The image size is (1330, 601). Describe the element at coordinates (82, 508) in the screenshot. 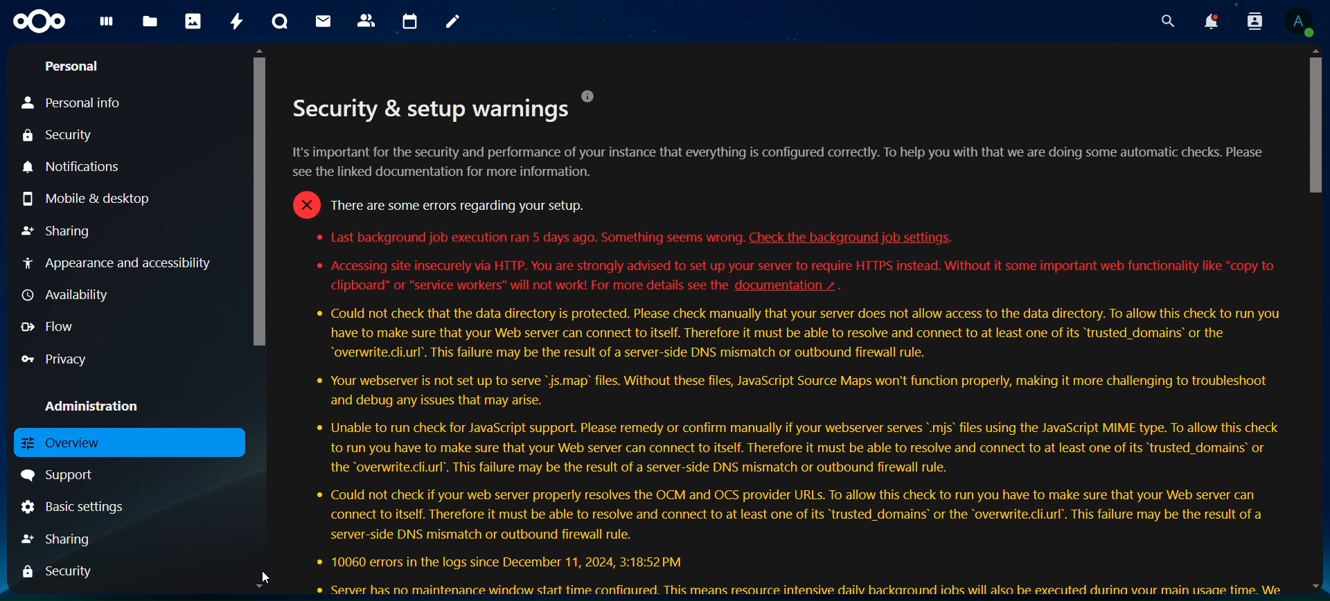

I see `basic settings` at that location.